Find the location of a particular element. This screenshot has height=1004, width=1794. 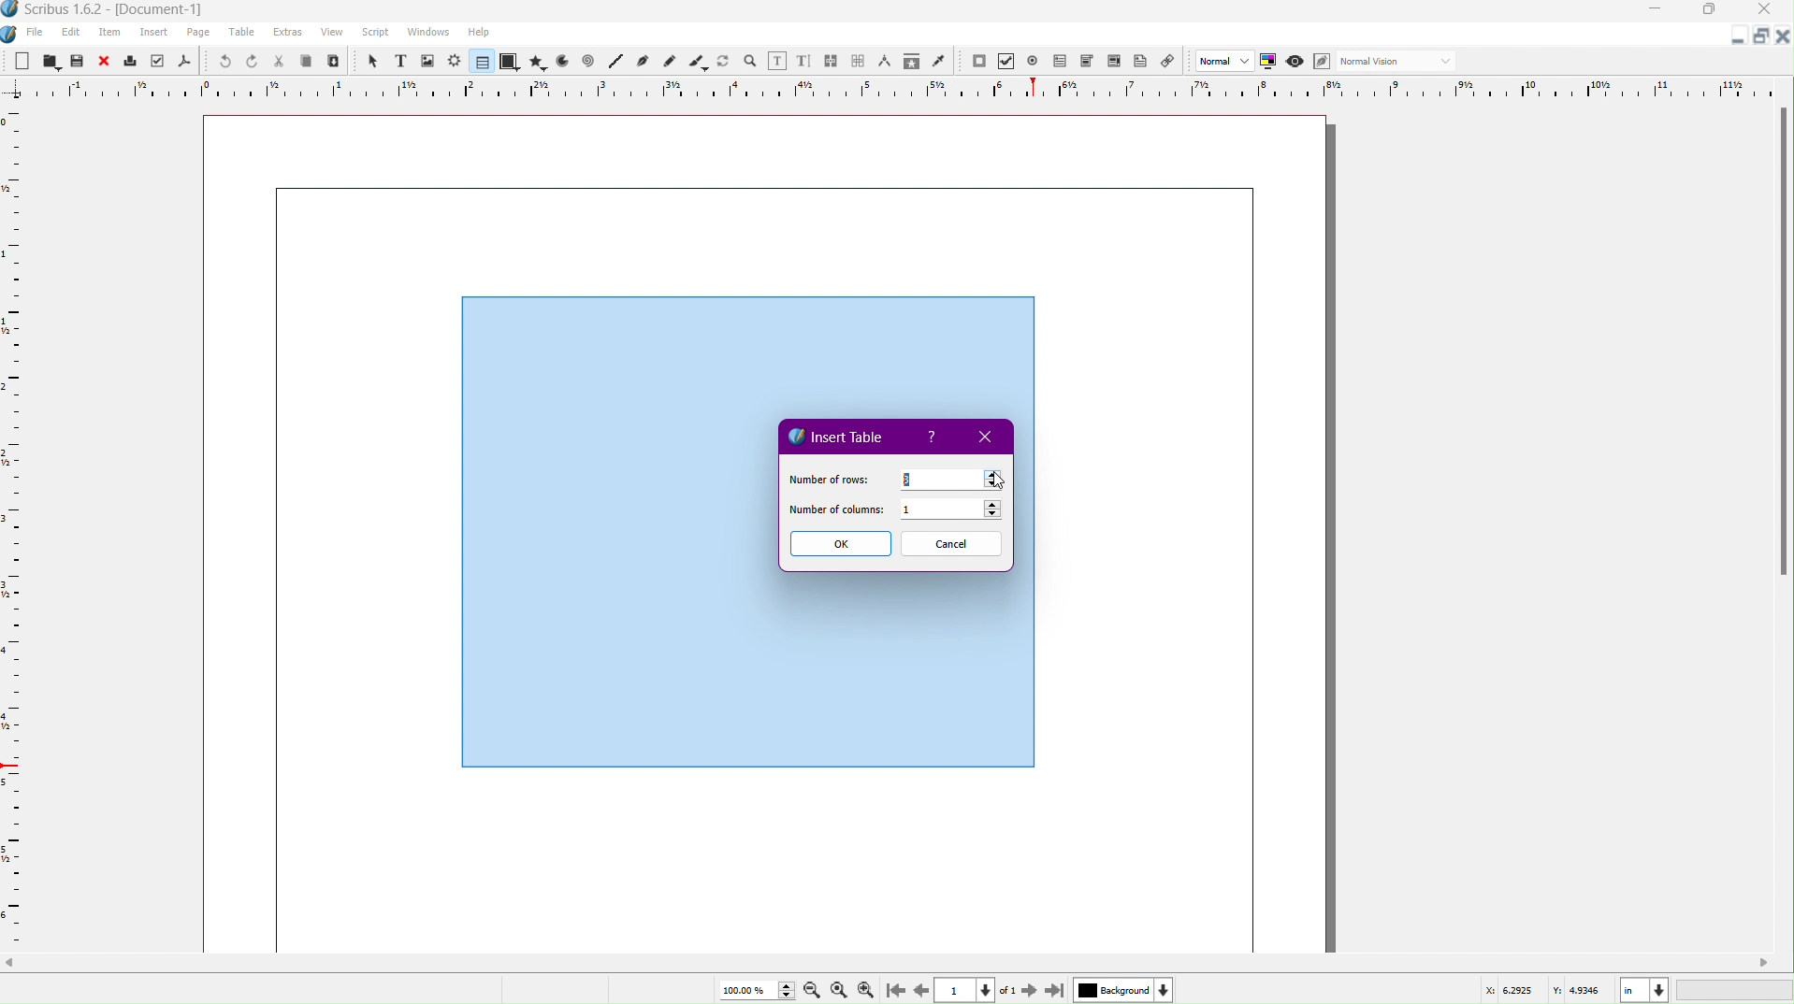

Go to Previous Page is located at coordinates (920, 987).